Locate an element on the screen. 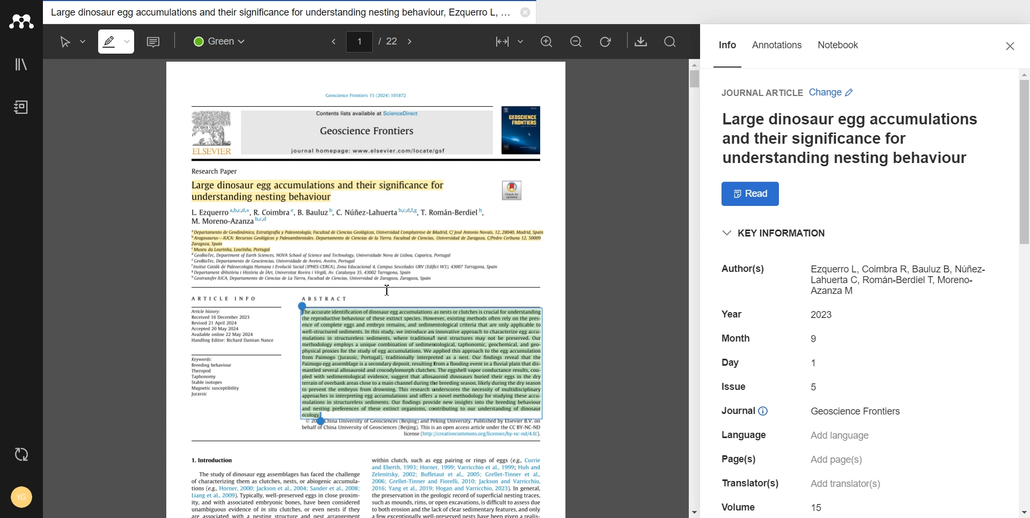  text is located at coordinates (734, 386).